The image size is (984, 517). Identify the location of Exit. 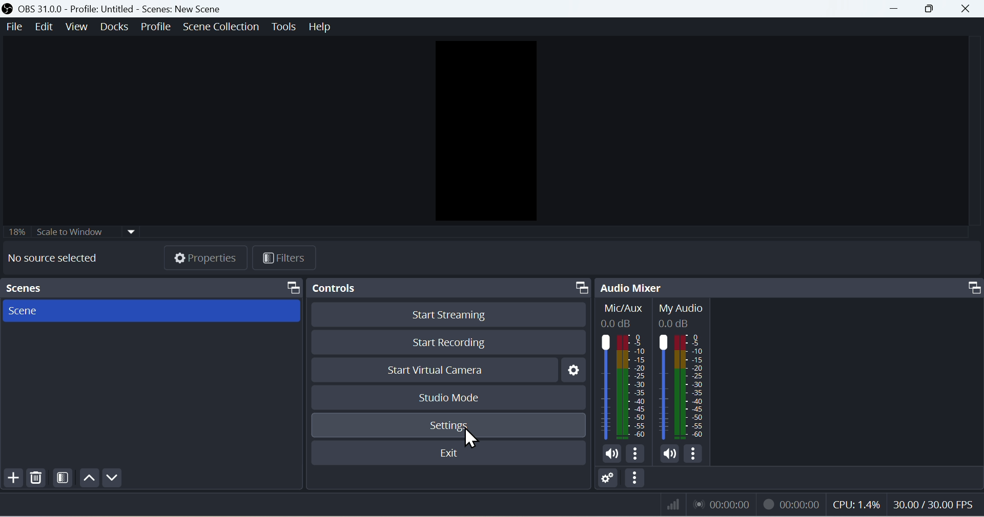
(448, 454).